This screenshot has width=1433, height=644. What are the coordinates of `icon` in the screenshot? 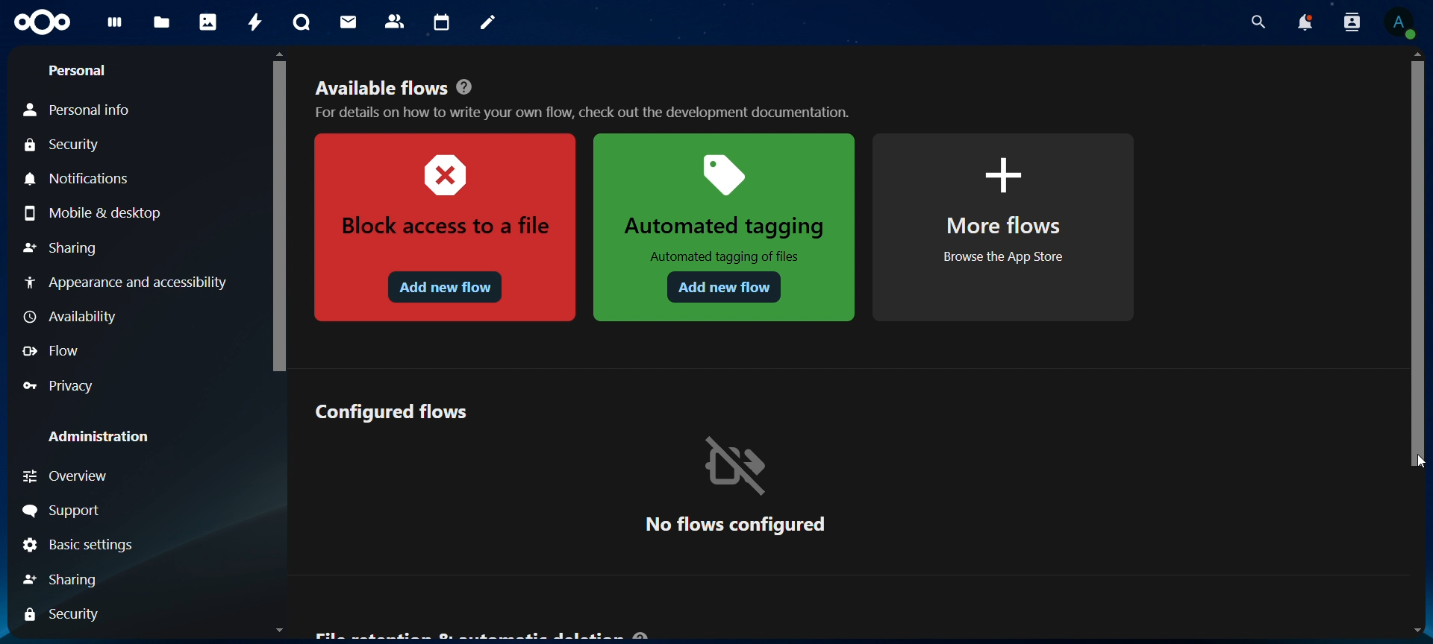 It's located at (44, 23).